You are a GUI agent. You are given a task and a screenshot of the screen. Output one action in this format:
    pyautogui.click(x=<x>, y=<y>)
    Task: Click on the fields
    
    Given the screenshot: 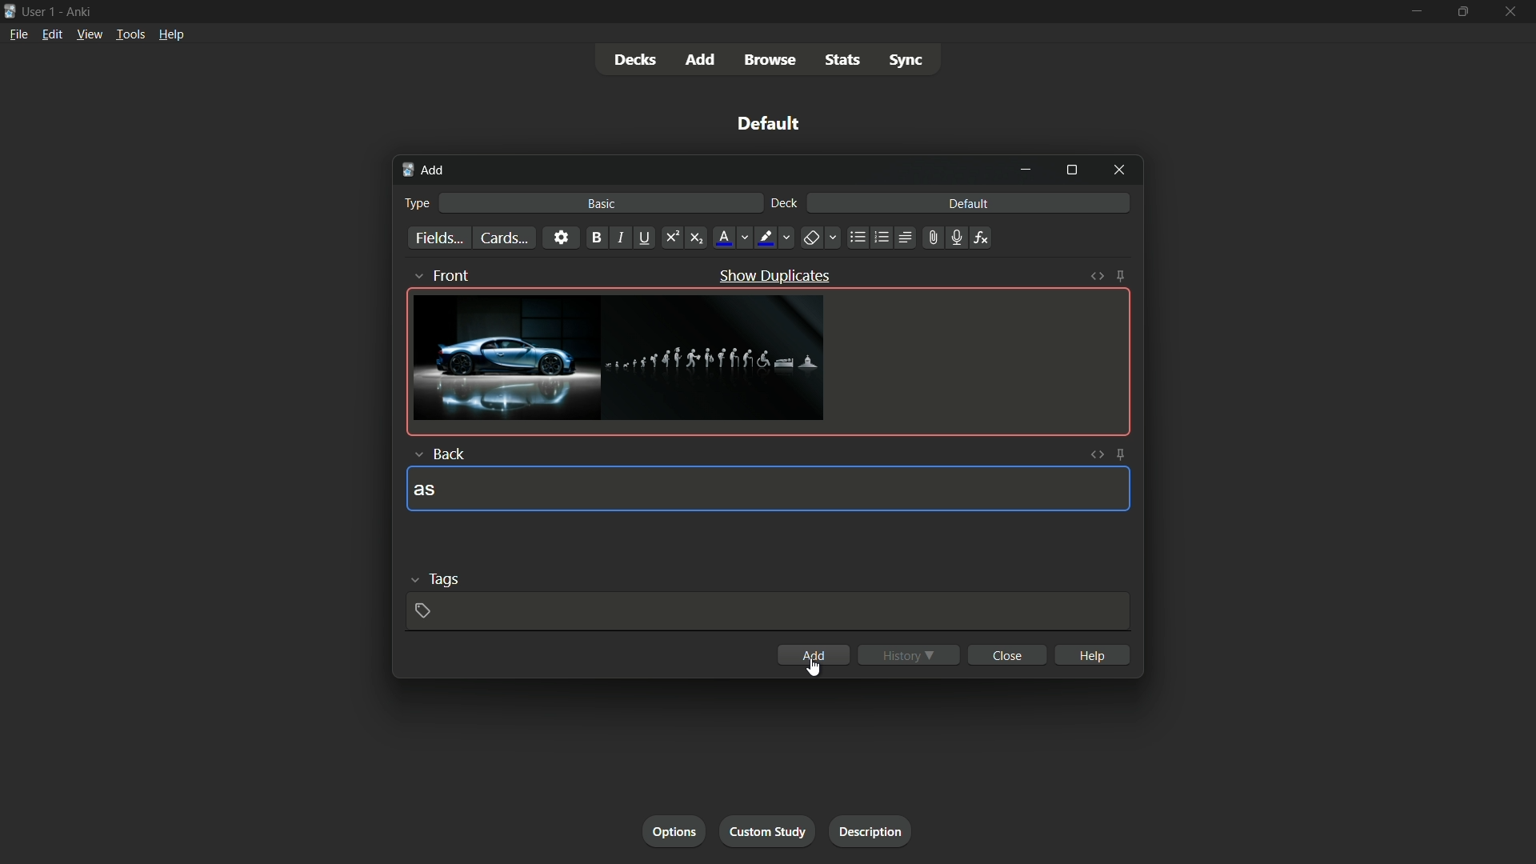 What is the action you would take?
    pyautogui.click(x=438, y=239)
    